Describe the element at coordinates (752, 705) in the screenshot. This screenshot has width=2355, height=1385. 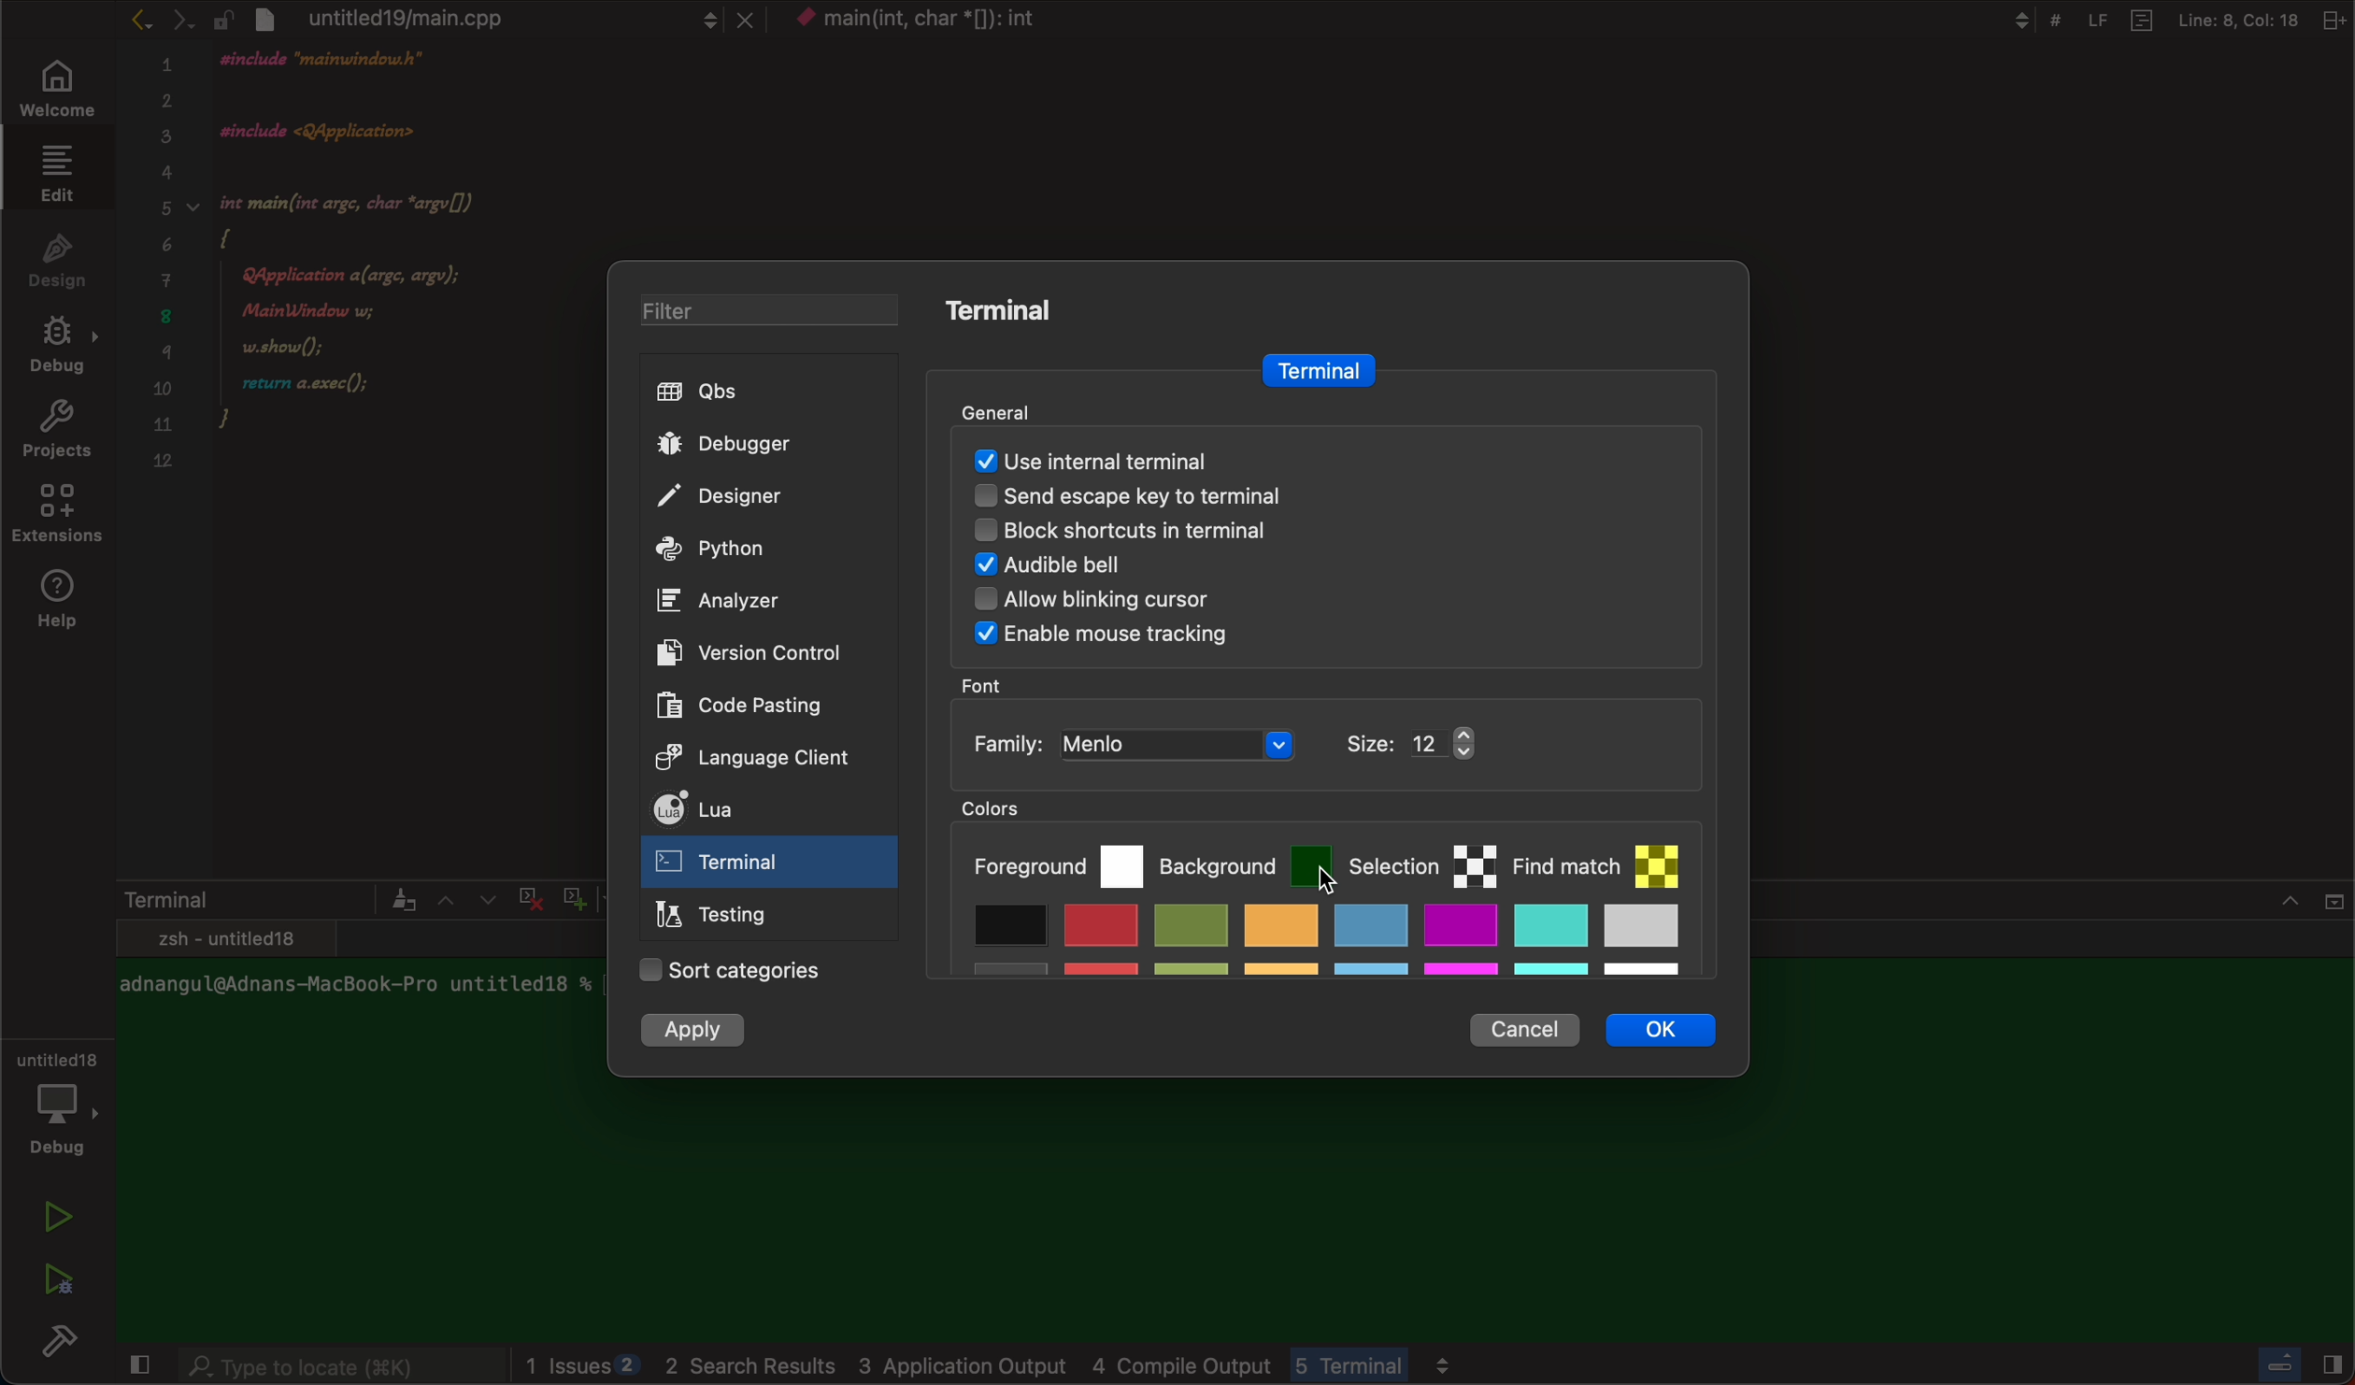
I see `code posting` at that location.